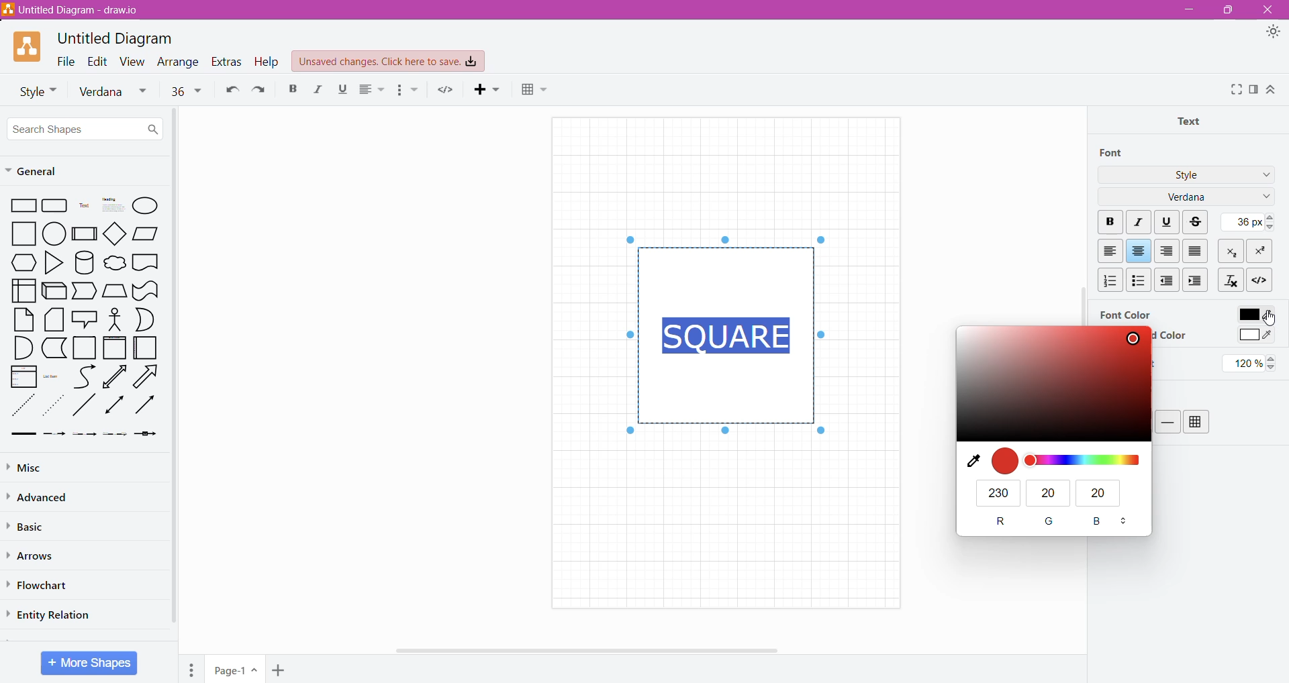  I want to click on Background Color, so click(1172, 335).